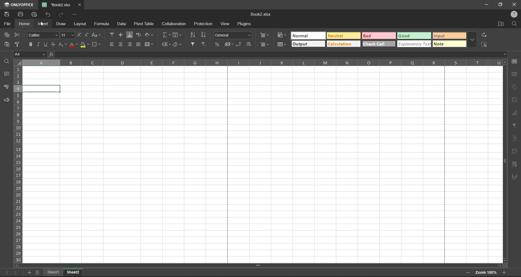  What do you see at coordinates (515, 139) in the screenshot?
I see `text` at bounding box center [515, 139].